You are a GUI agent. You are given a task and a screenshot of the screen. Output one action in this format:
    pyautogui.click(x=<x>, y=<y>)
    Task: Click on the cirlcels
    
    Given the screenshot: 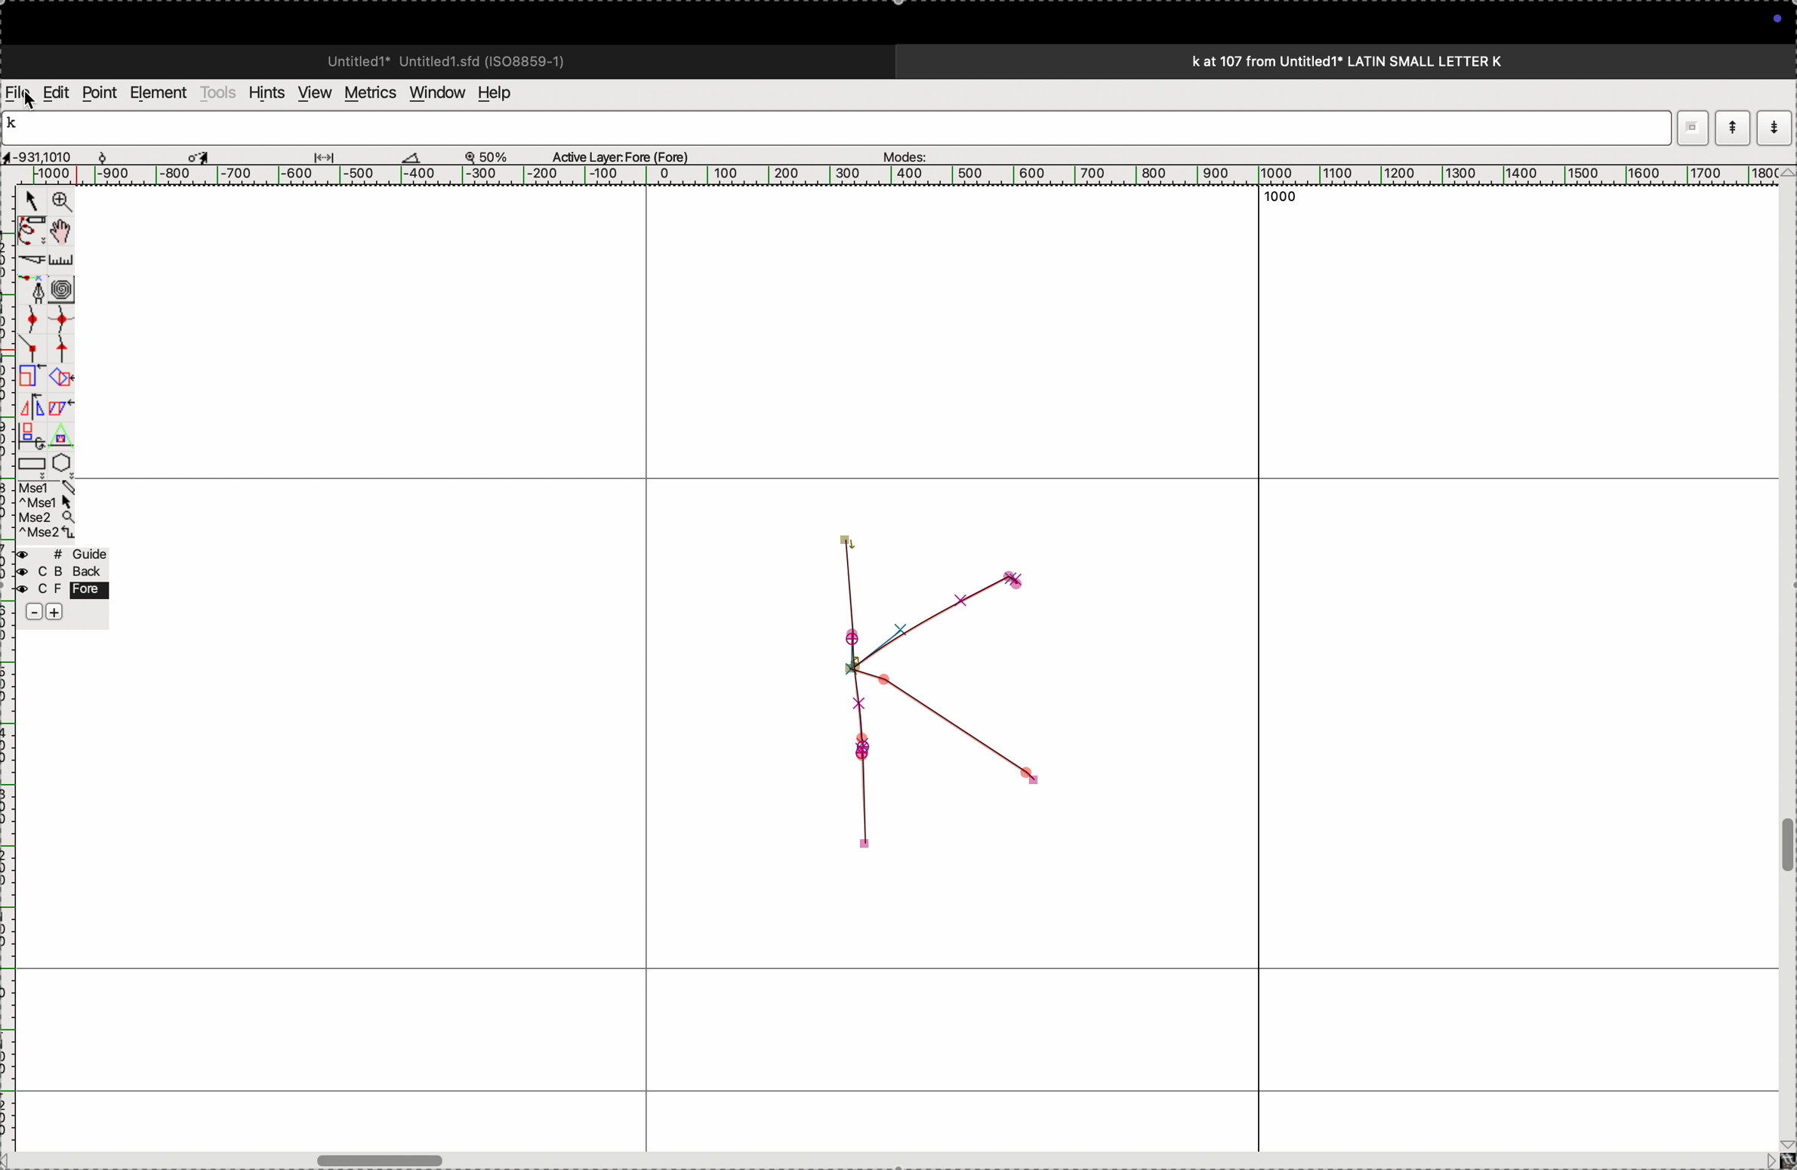 What is the action you would take?
    pyautogui.click(x=76, y=287)
    